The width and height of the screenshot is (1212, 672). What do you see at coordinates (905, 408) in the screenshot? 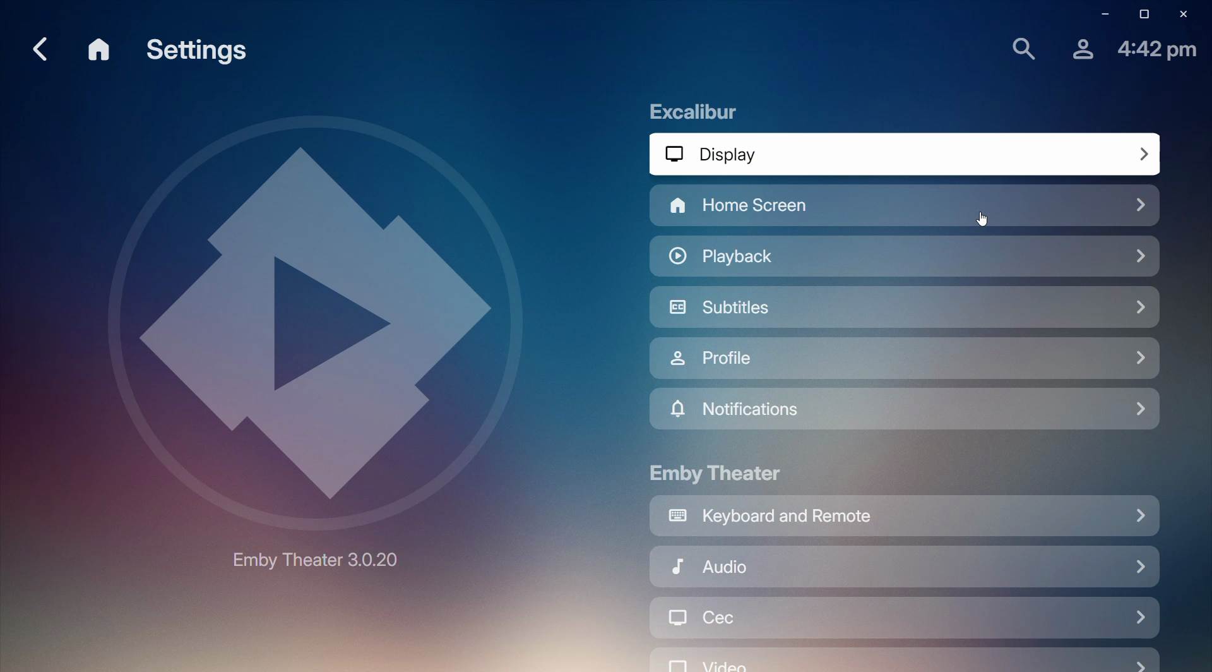
I see `Notifications` at bounding box center [905, 408].